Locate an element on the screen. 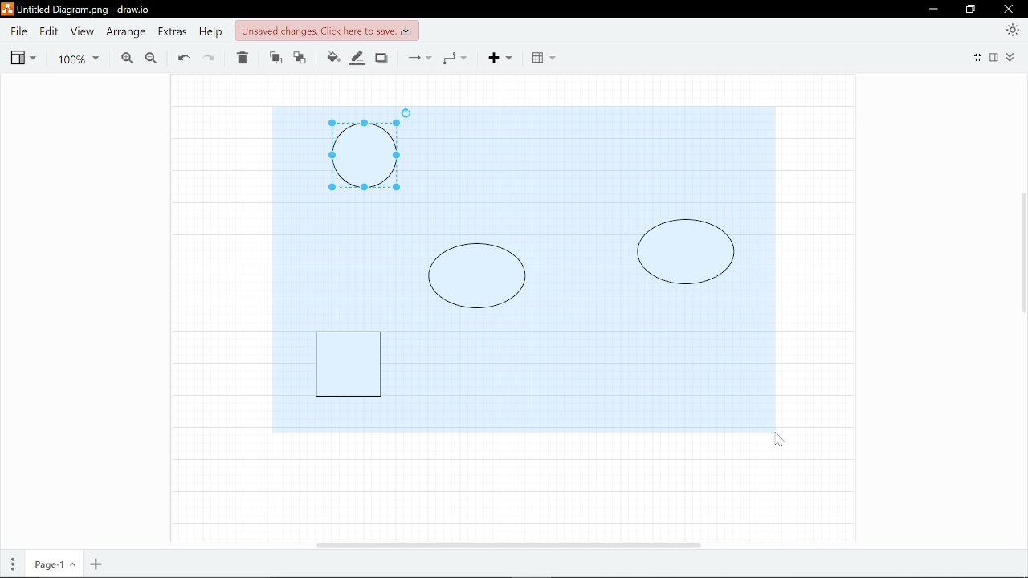  Current zoom is located at coordinates (80, 57).